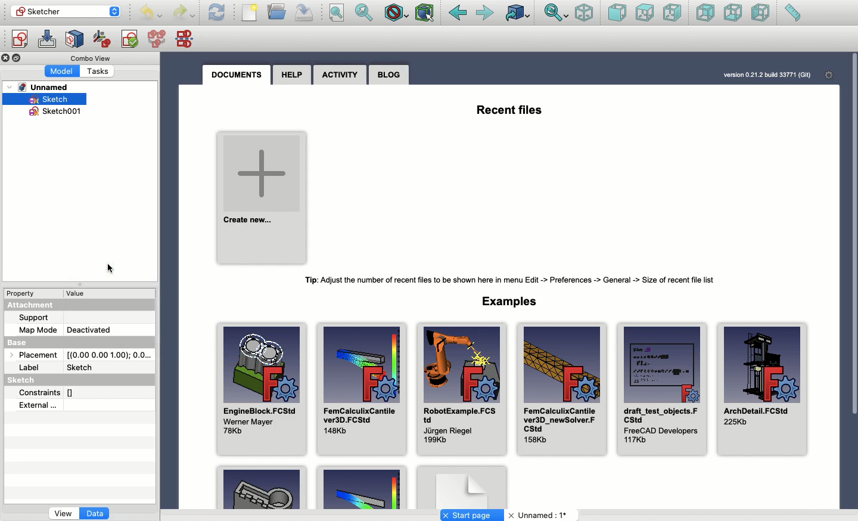 The width and height of the screenshot is (858, 521). Describe the element at coordinates (792, 13) in the screenshot. I see `Measure` at that location.